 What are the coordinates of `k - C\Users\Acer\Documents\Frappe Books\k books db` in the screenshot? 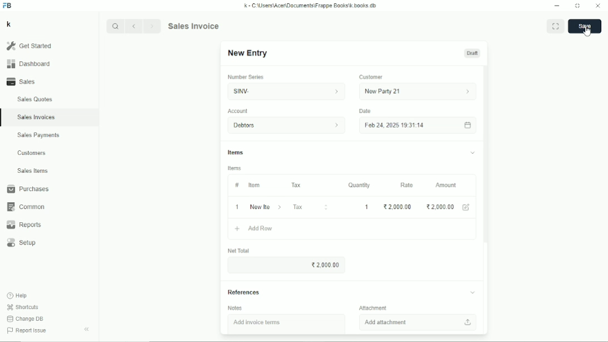 It's located at (311, 5).